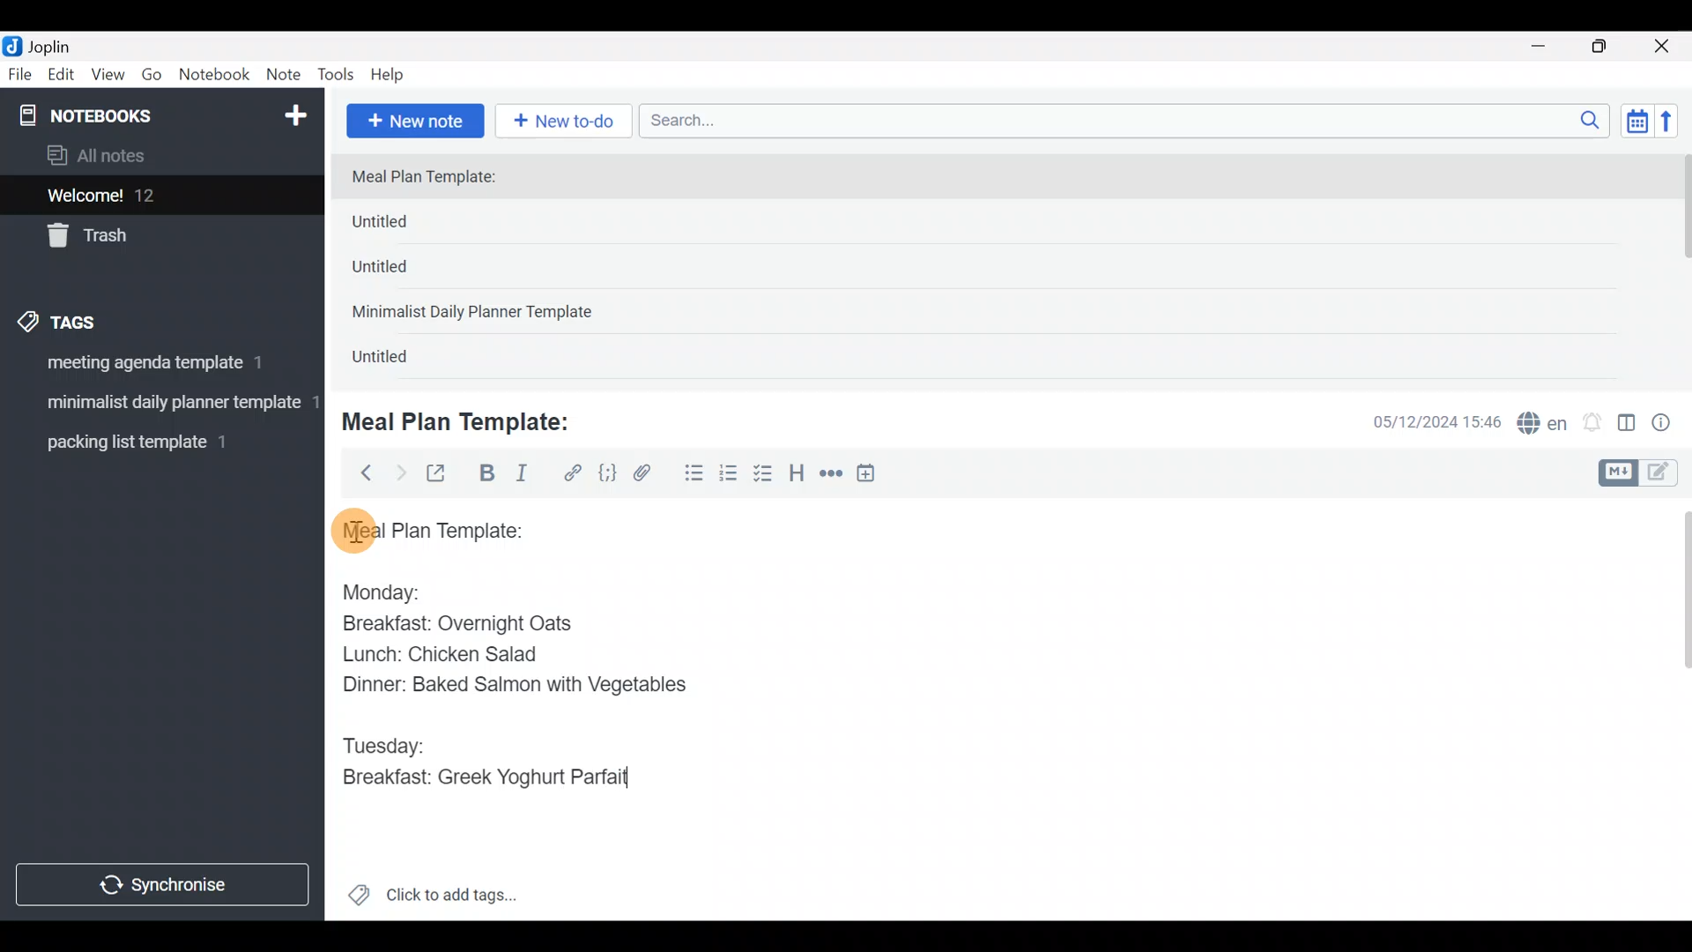  What do you see at coordinates (1543, 425) in the screenshot?
I see `Spelling` at bounding box center [1543, 425].